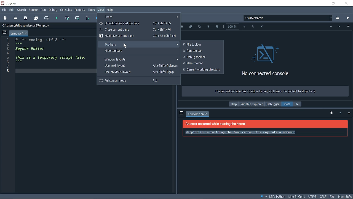 Image resolution: width=353 pixels, height=199 pixels. What do you see at coordinates (92, 10) in the screenshot?
I see `Tools` at bounding box center [92, 10].